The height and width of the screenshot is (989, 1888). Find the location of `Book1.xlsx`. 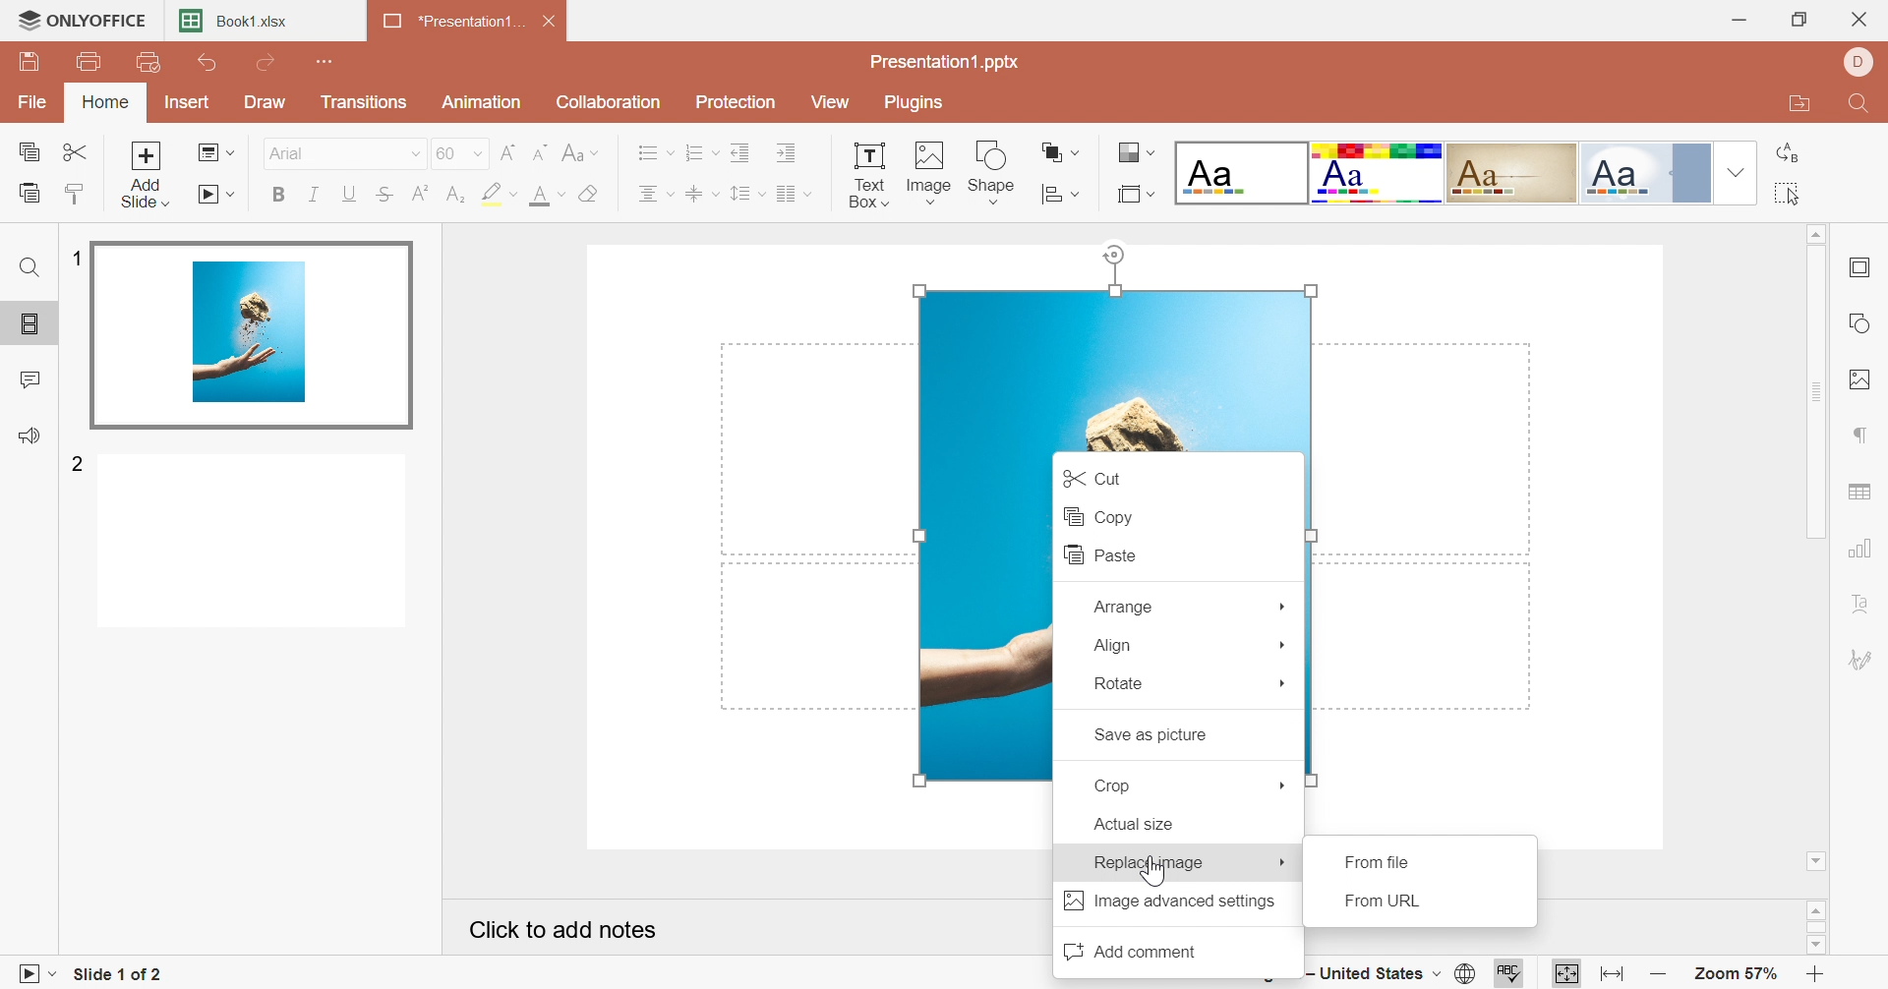

Book1.xlsx is located at coordinates (241, 20).